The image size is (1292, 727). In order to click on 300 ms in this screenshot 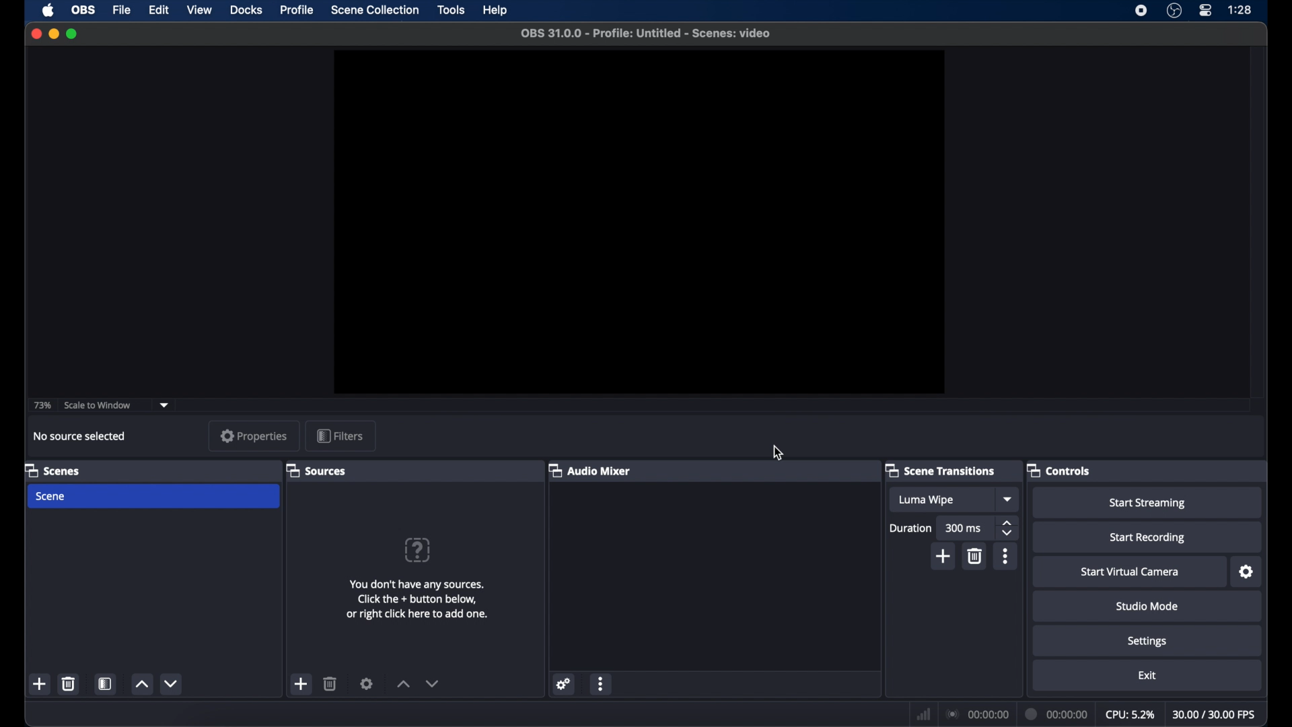, I will do `click(965, 528)`.